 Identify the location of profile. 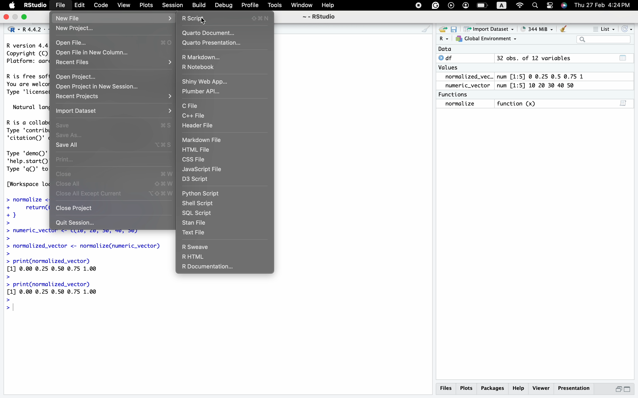
(465, 6).